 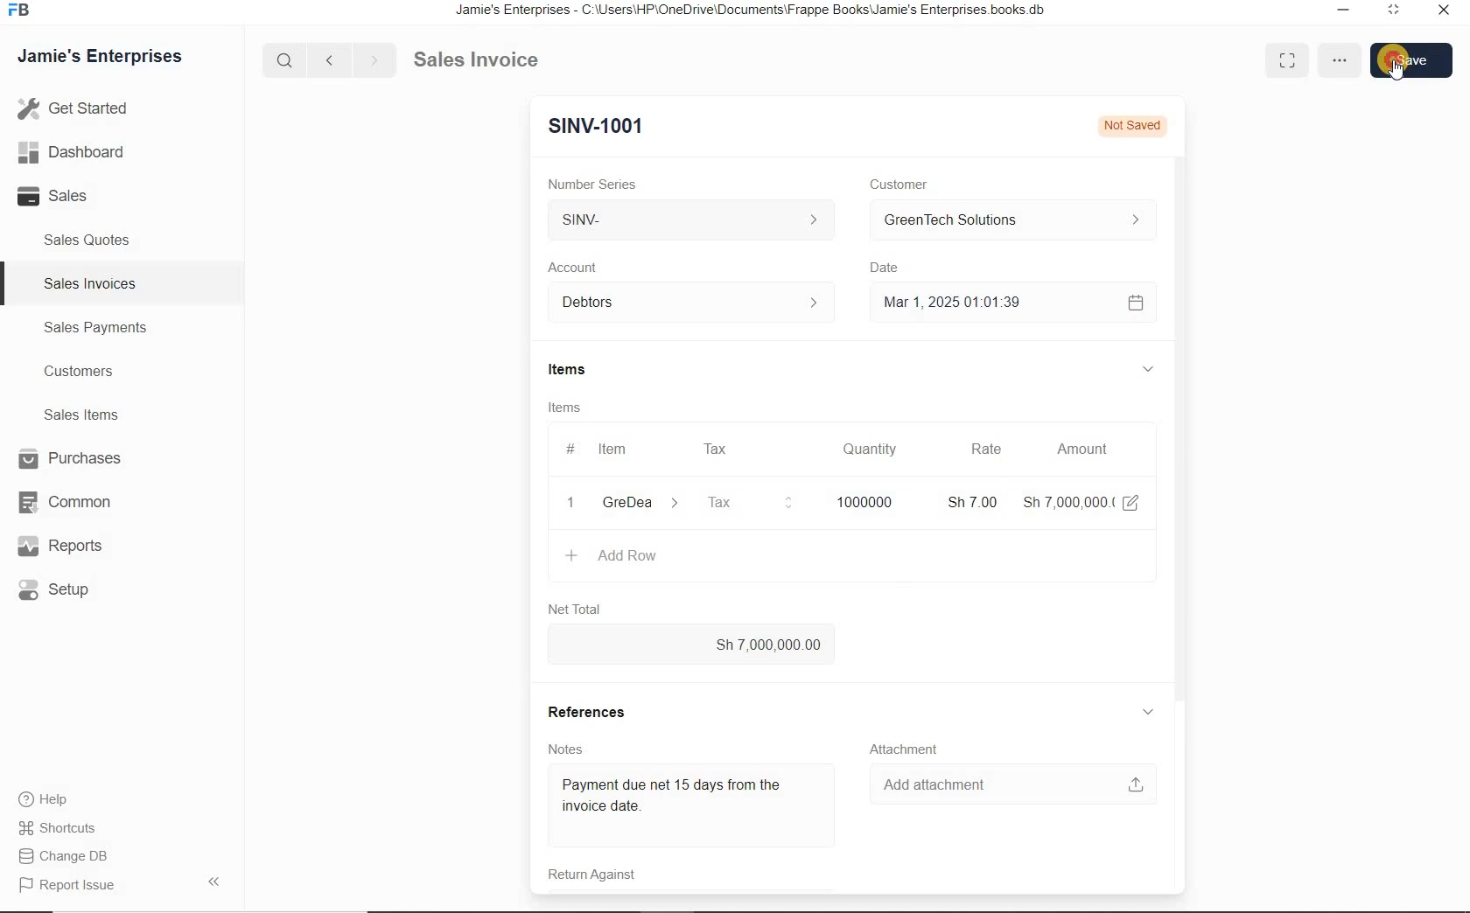 I want to click on edit, so click(x=1131, y=501).